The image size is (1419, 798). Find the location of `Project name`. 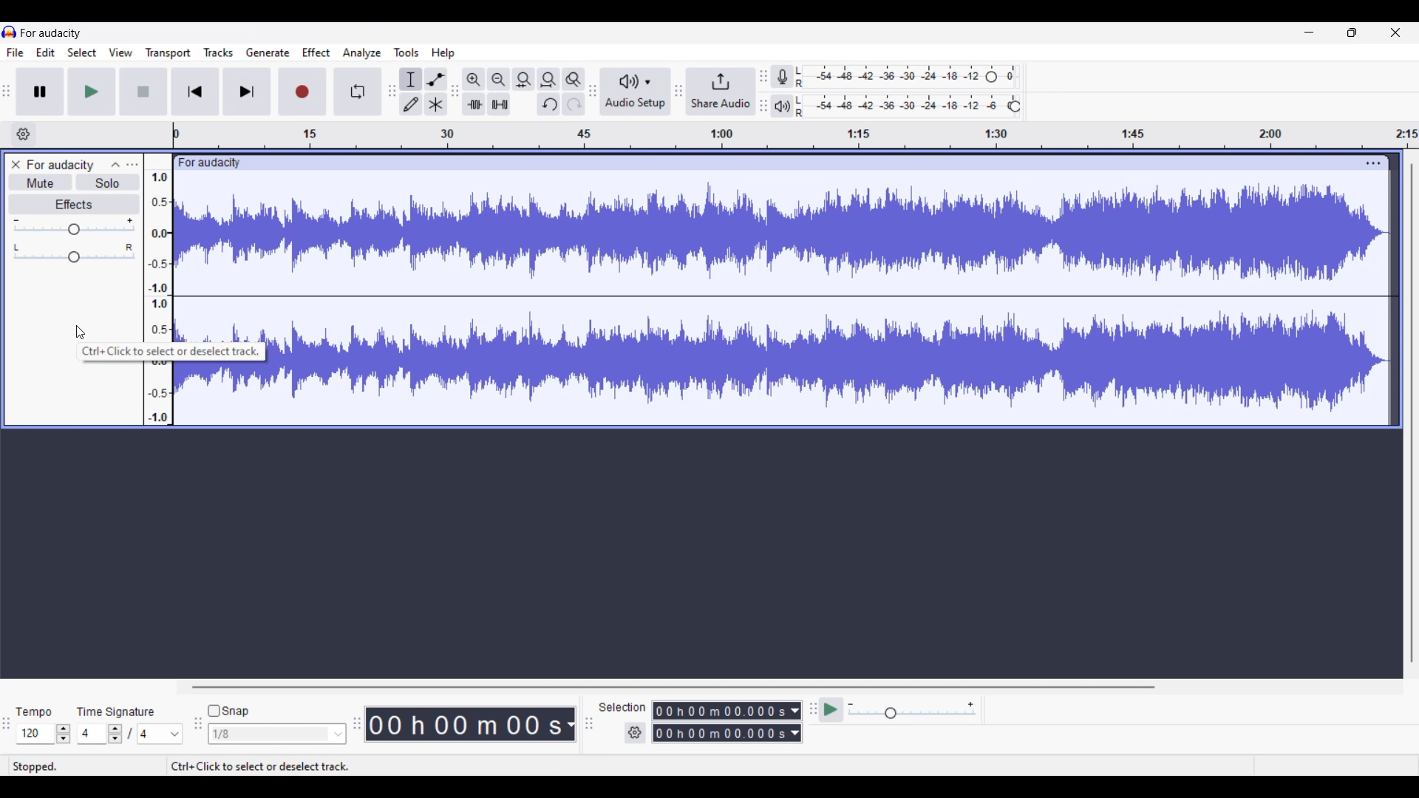

Project name is located at coordinates (51, 33).